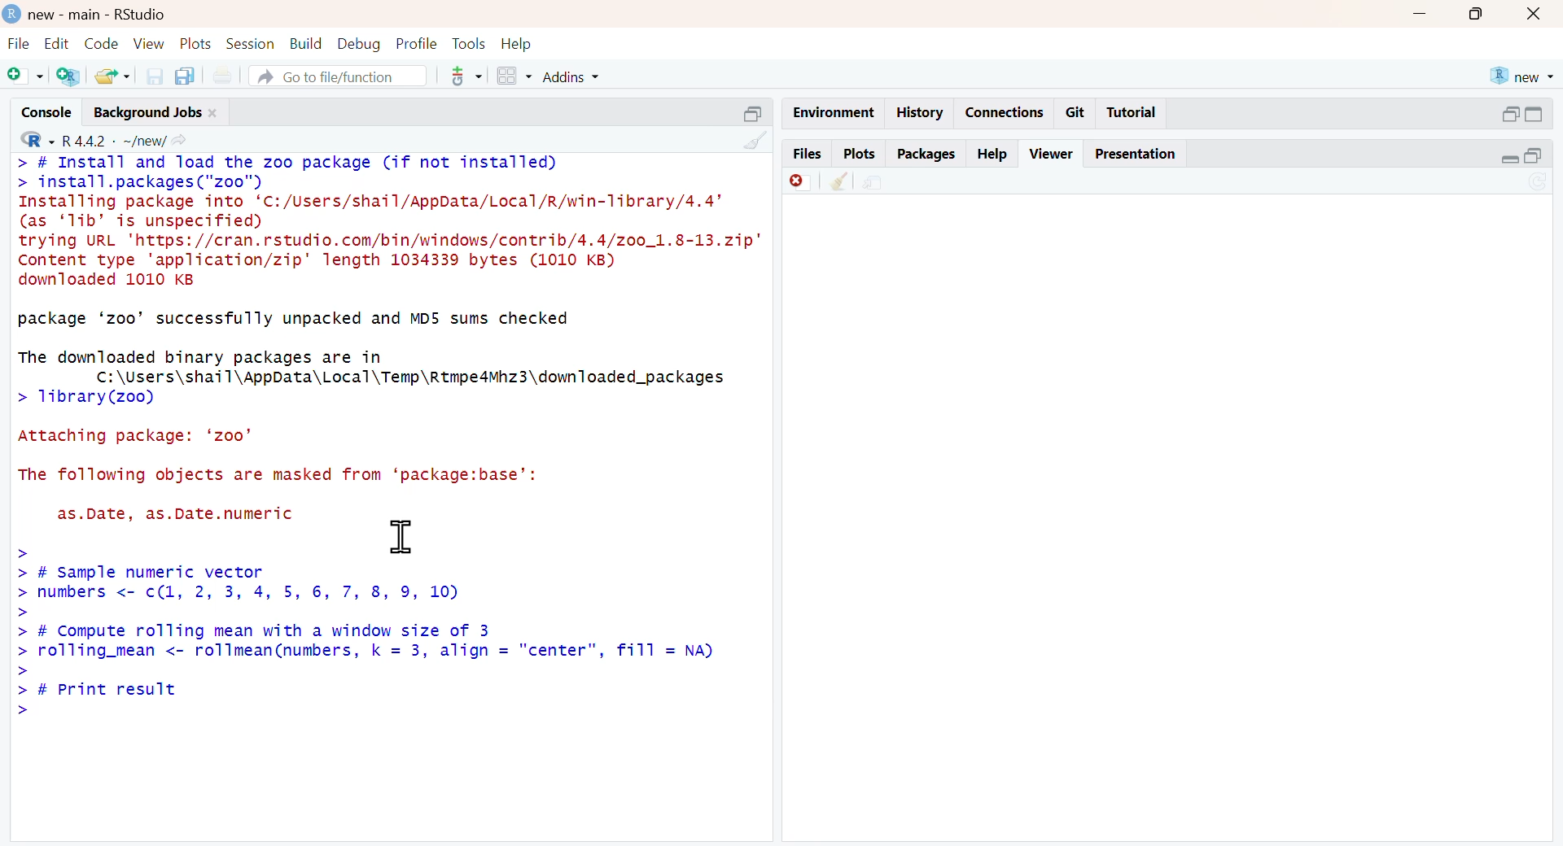  I want to click on switch to full view, so click(1534, 114).